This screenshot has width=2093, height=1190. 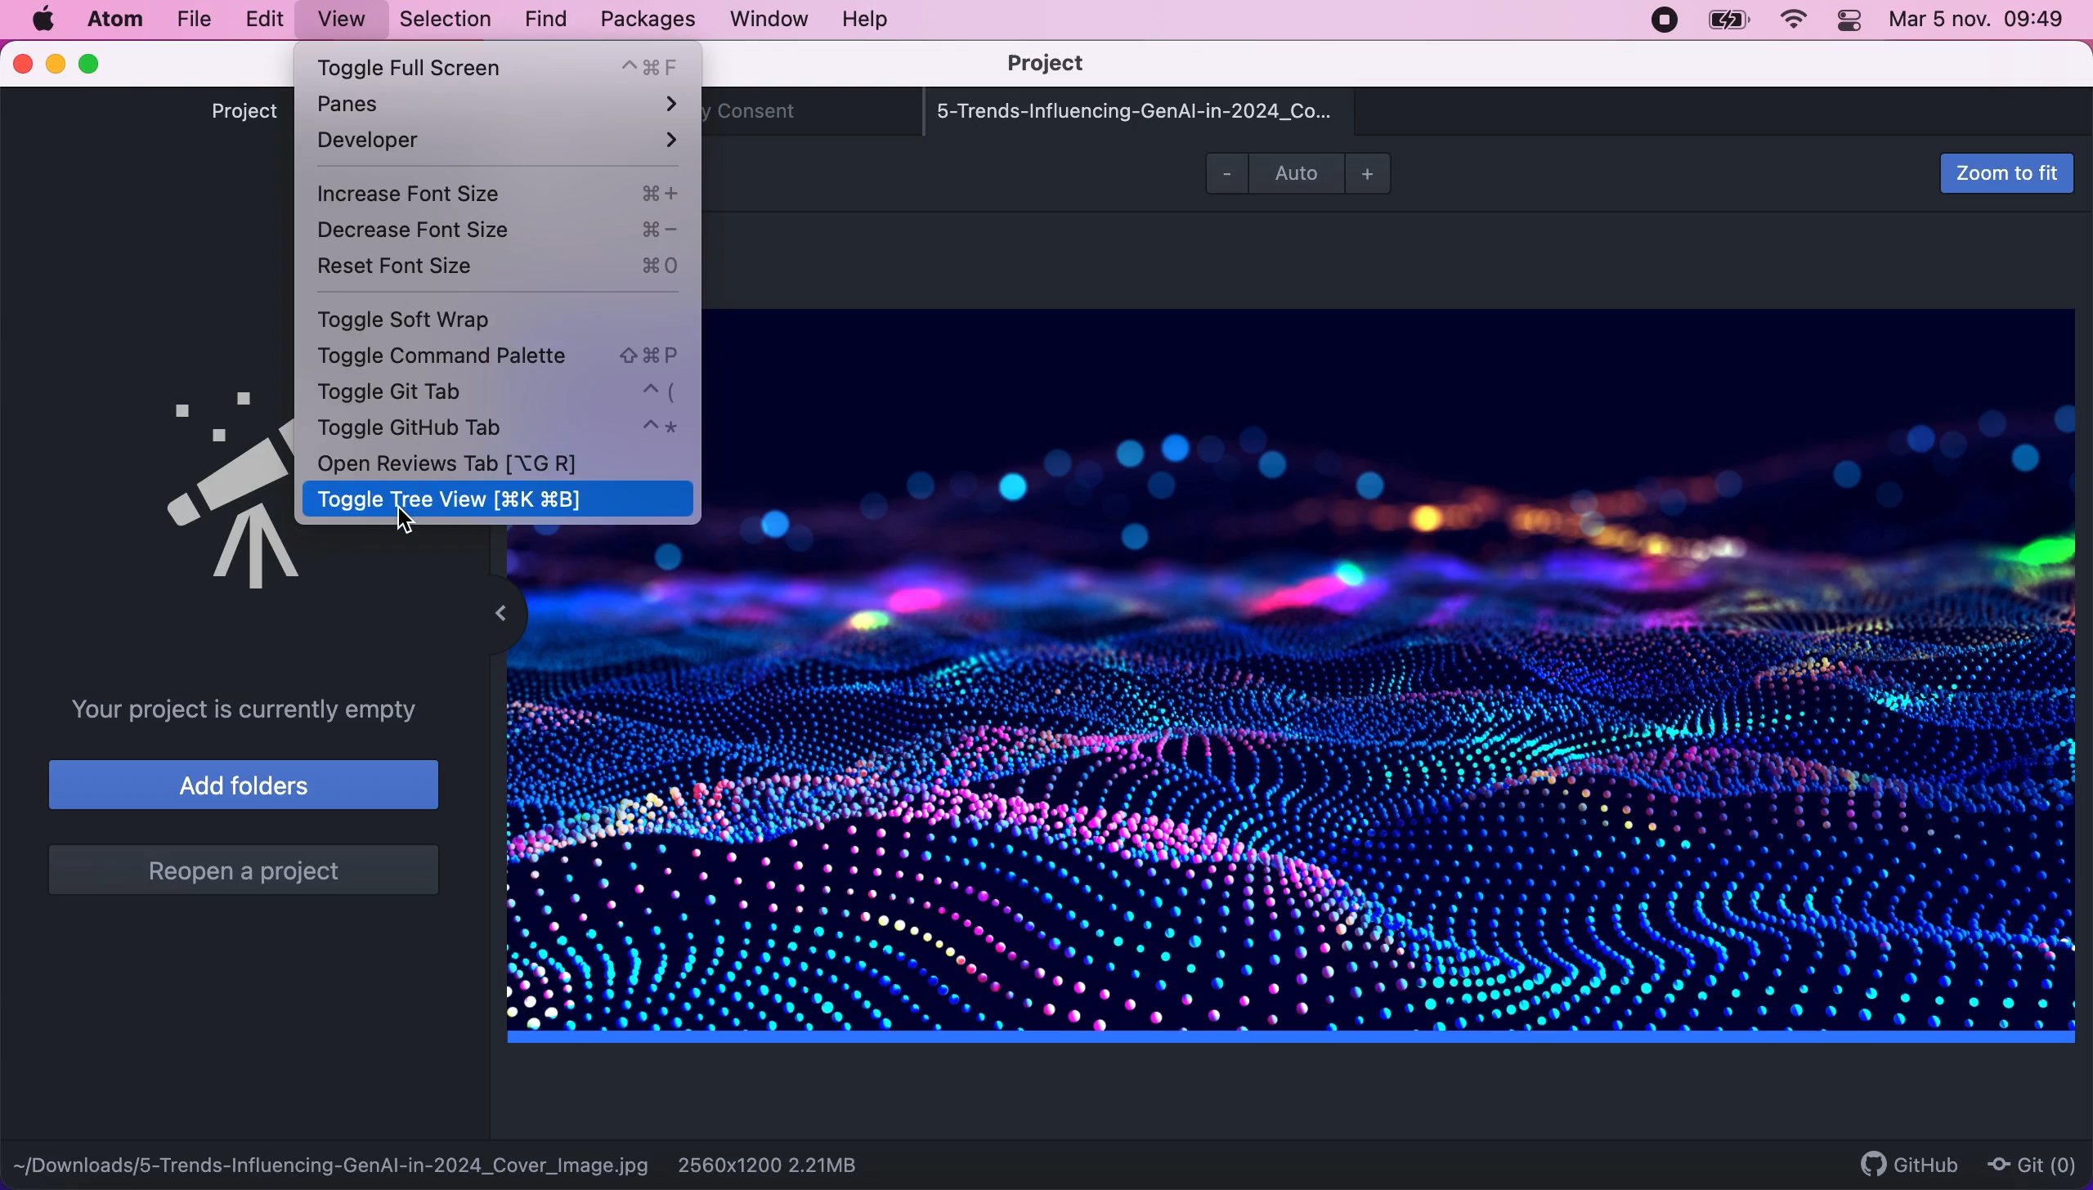 I want to click on view, so click(x=338, y=20).